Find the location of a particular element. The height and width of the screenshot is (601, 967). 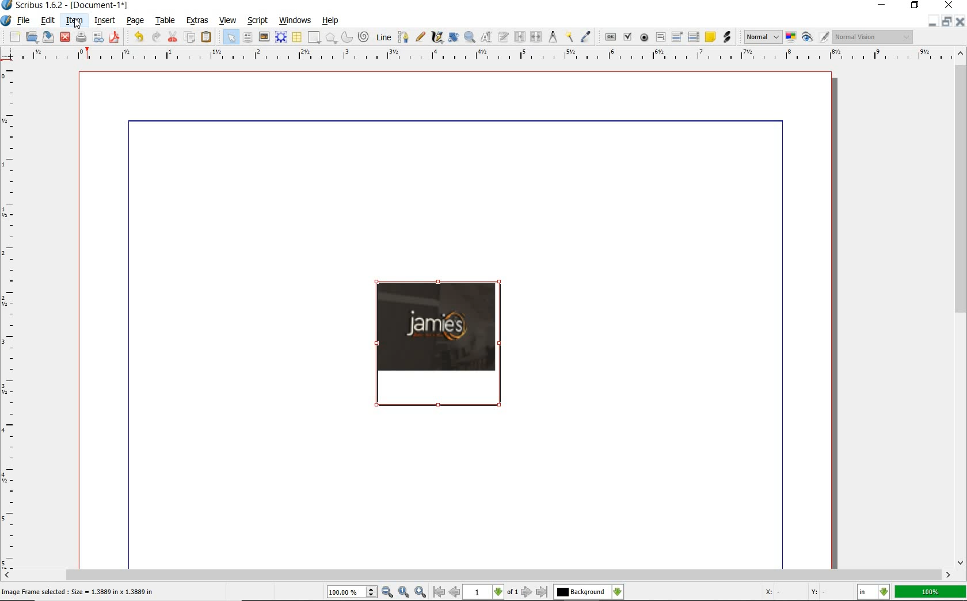

pdf radio button is located at coordinates (645, 38).